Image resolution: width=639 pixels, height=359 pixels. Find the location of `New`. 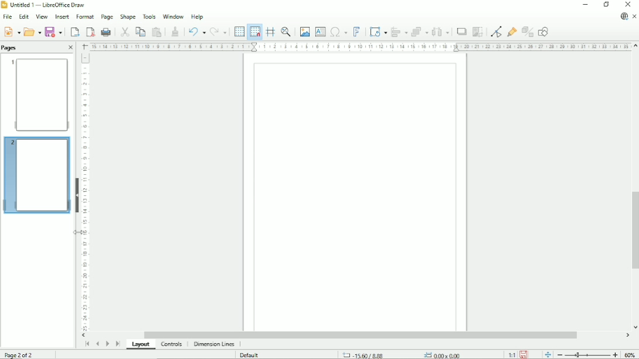

New is located at coordinates (11, 31).